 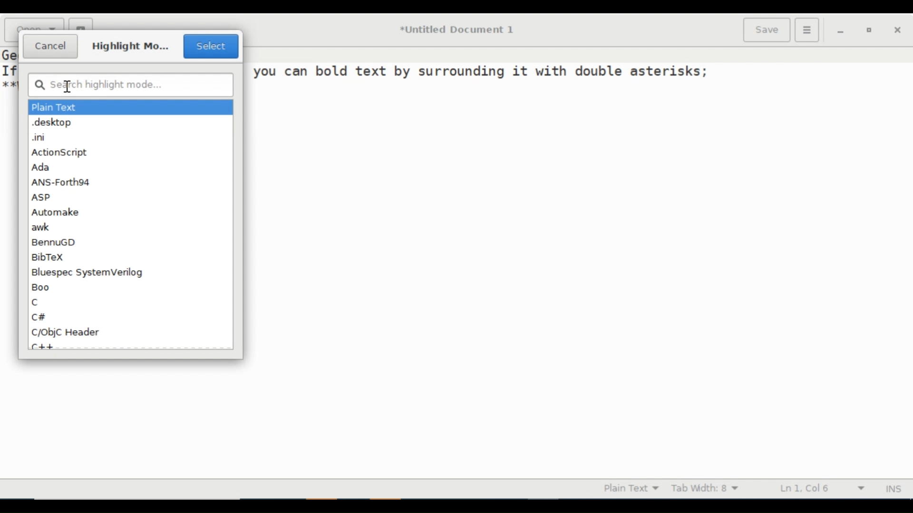 I want to click on Bluespec SystemVerilog, so click(x=87, y=273).